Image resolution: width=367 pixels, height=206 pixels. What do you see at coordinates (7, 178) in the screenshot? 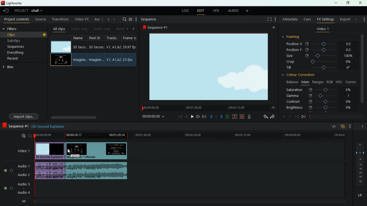
I see `radio button` at bounding box center [7, 178].